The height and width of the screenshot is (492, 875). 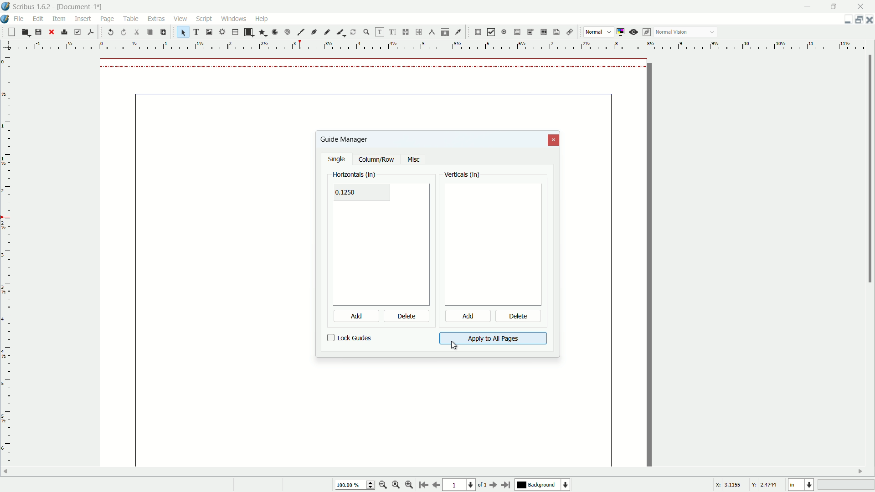 I want to click on column/row, so click(x=376, y=160).